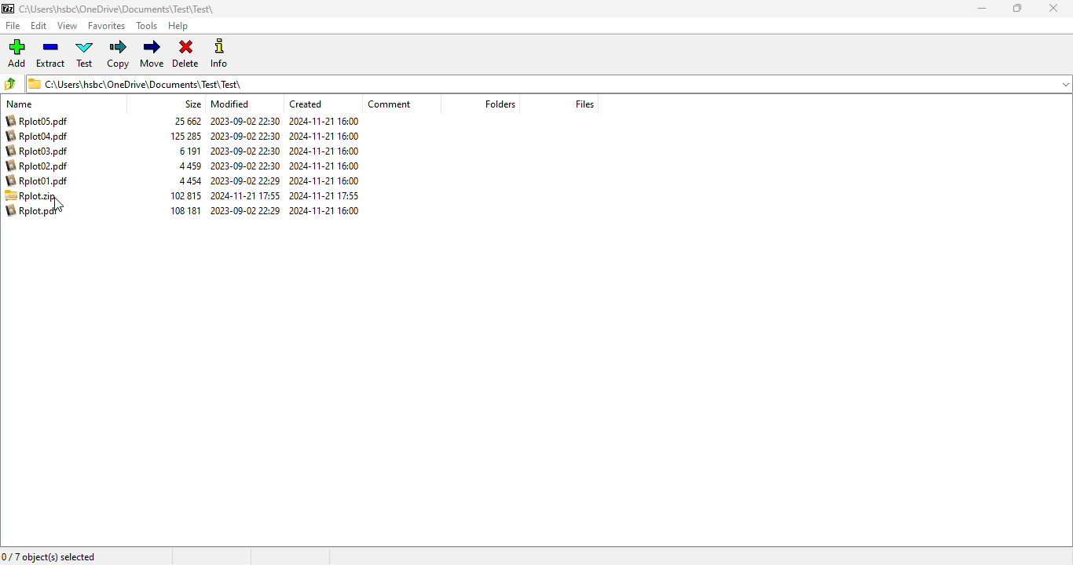 This screenshot has width=1073, height=565. What do you see at coordinates (230, 104) in the screenshot?
I see `modified` at bounding box center [230, 104].